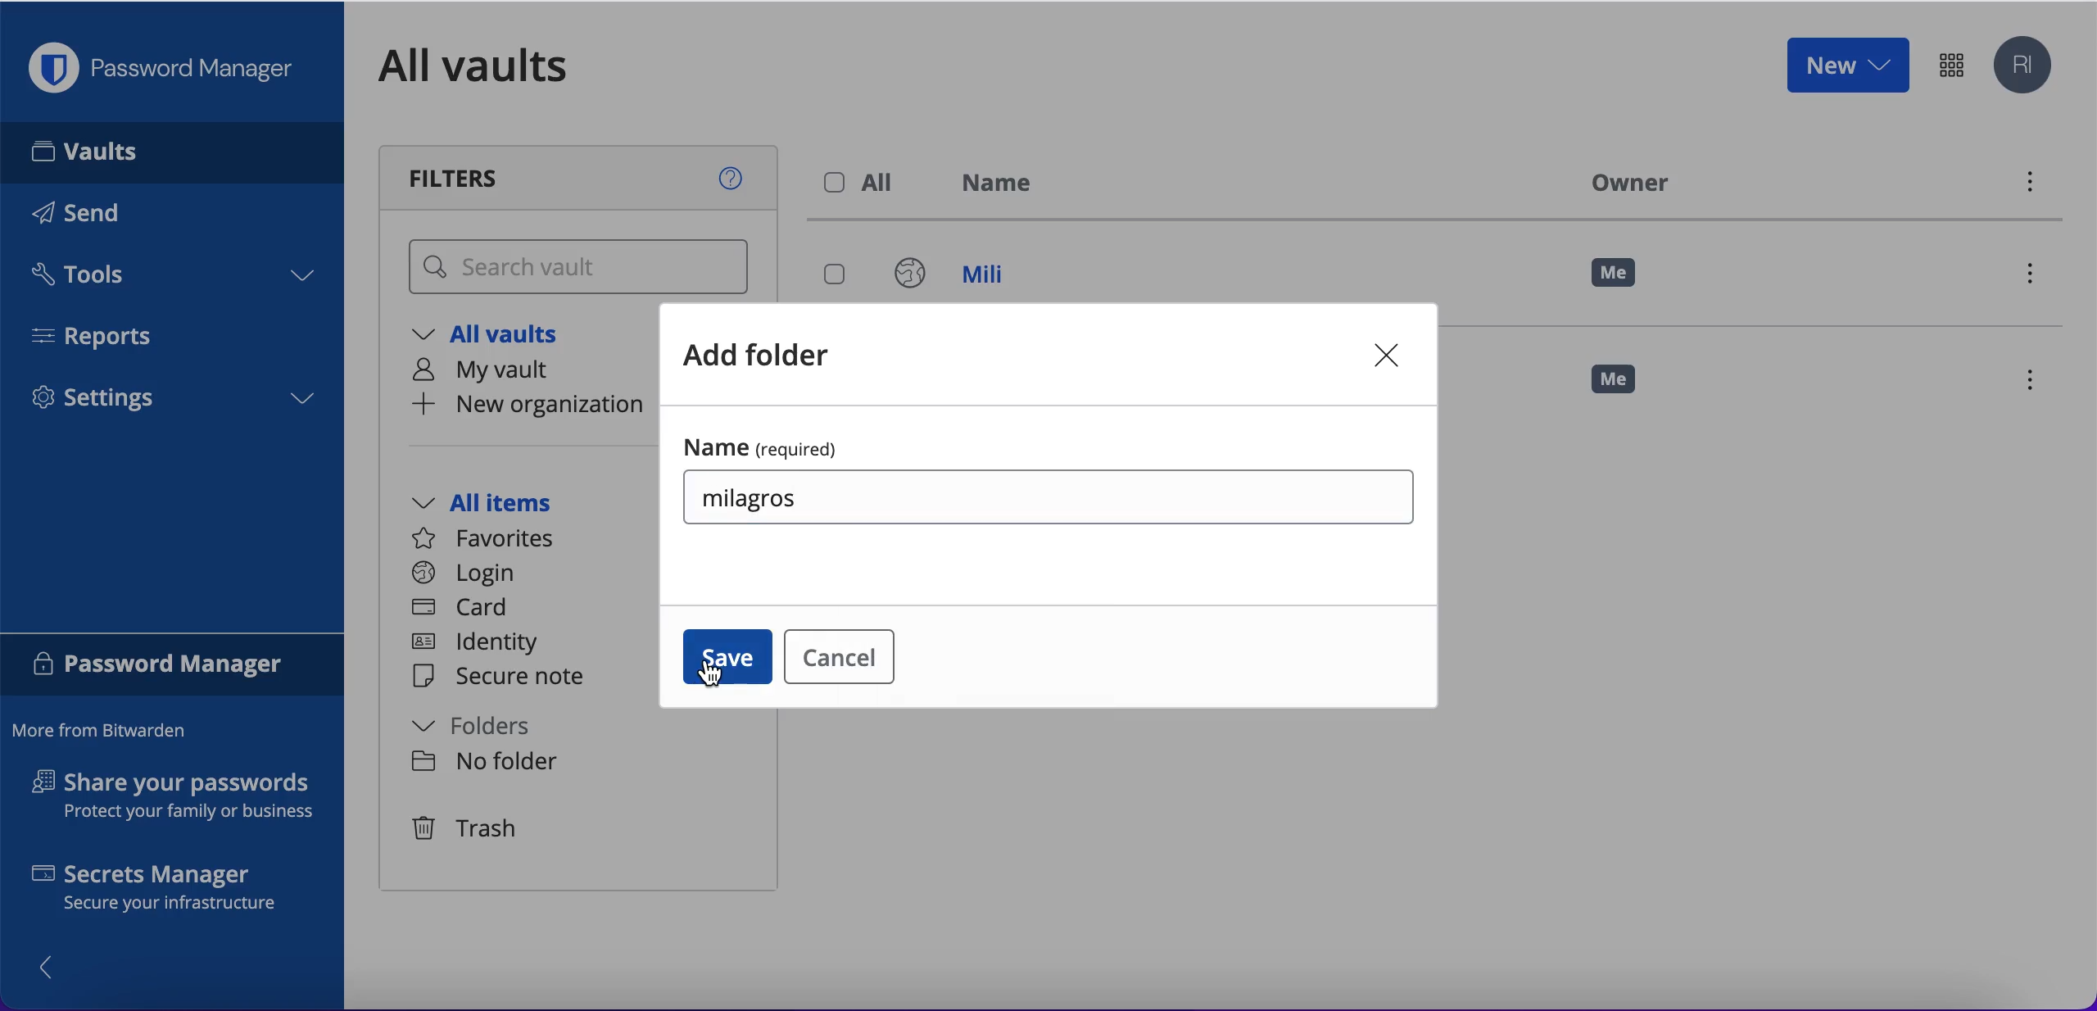 Image resolution: width=2097 pixels, height=1011 pixels. I want to click on filters, so click(582, 178).